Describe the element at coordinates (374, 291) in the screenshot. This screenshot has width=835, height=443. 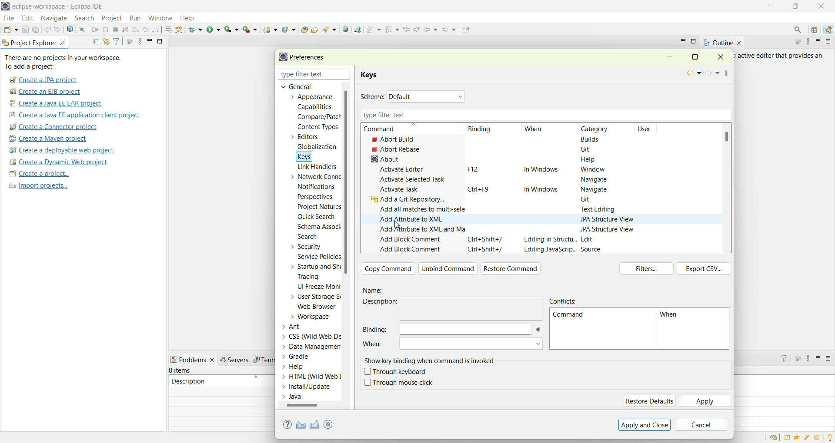
I see `Name` at that location.